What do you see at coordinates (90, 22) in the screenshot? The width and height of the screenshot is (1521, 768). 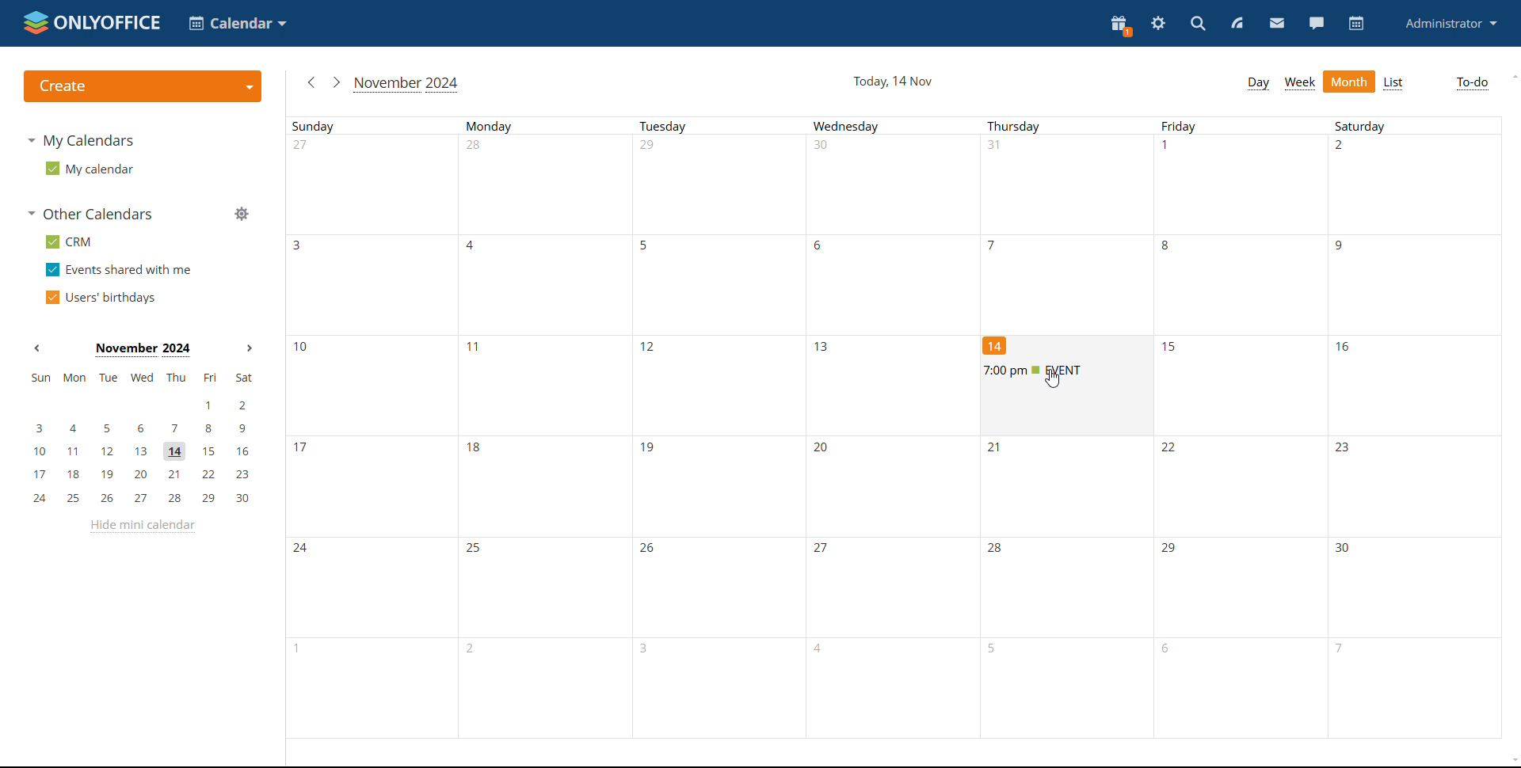 I see `logo` at bounding box center [90, 22].